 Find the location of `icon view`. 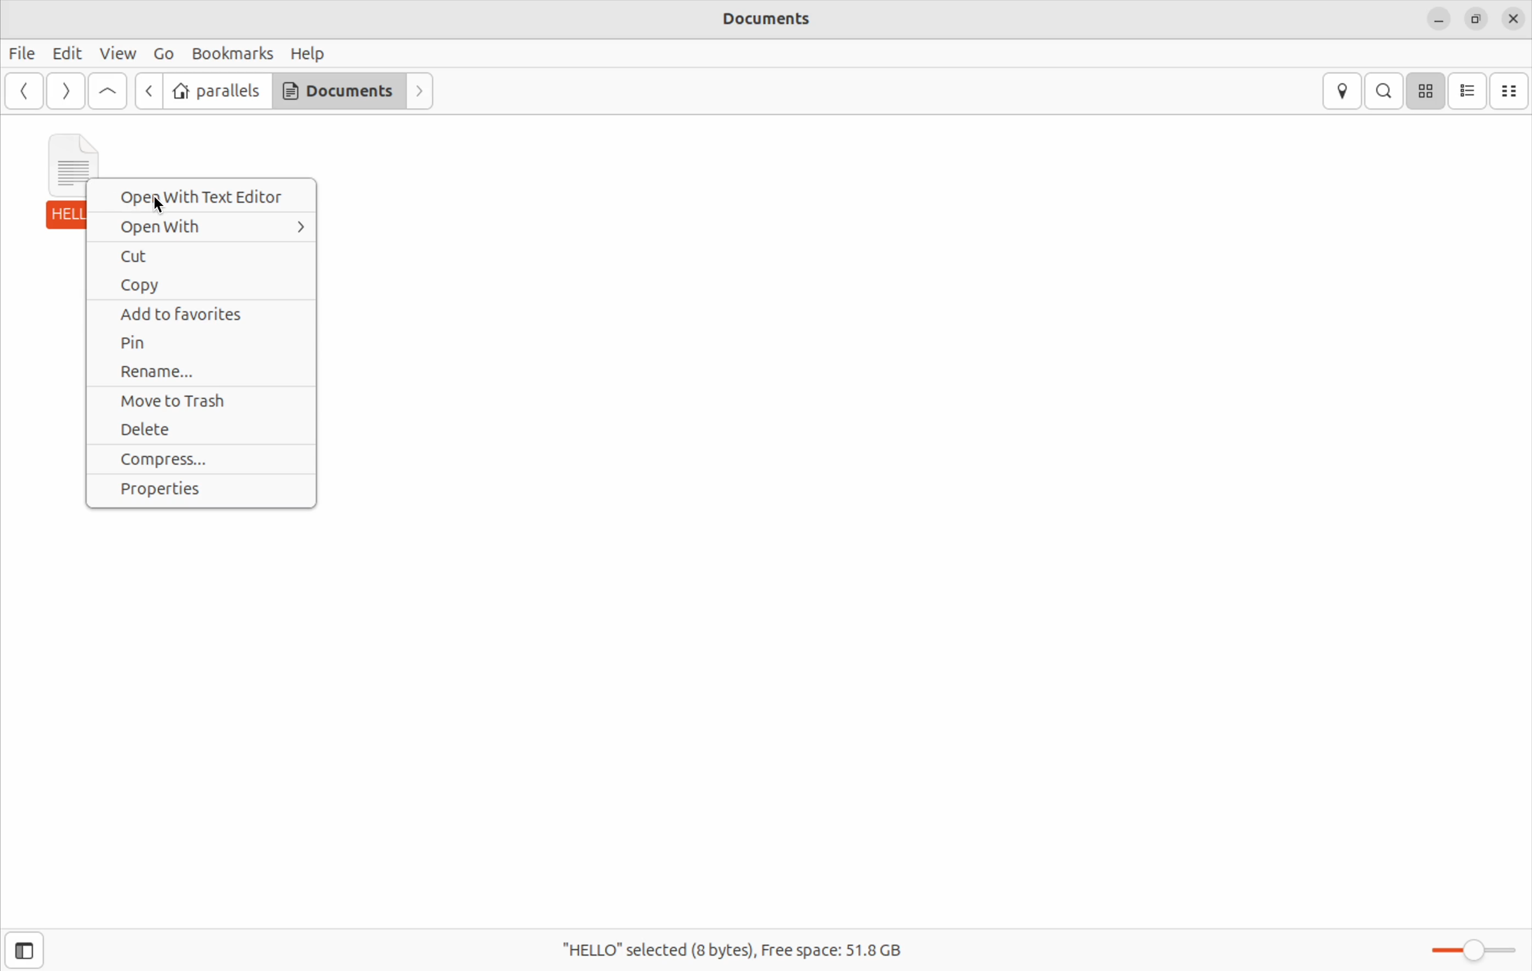

icon view is located at coordinates (1428, 92).